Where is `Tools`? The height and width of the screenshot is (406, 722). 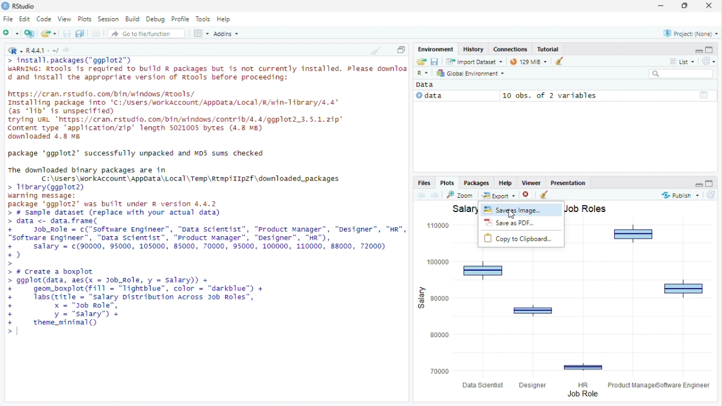
Tools is located at coordinates (202, 19).